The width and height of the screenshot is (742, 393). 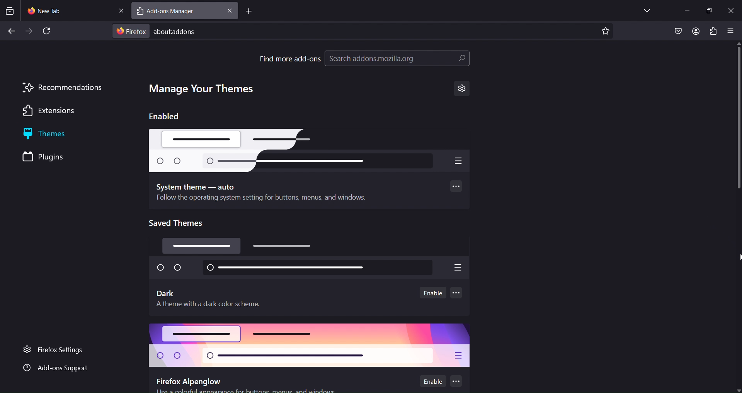 I want to click on ..., so click(x=455, y=380).